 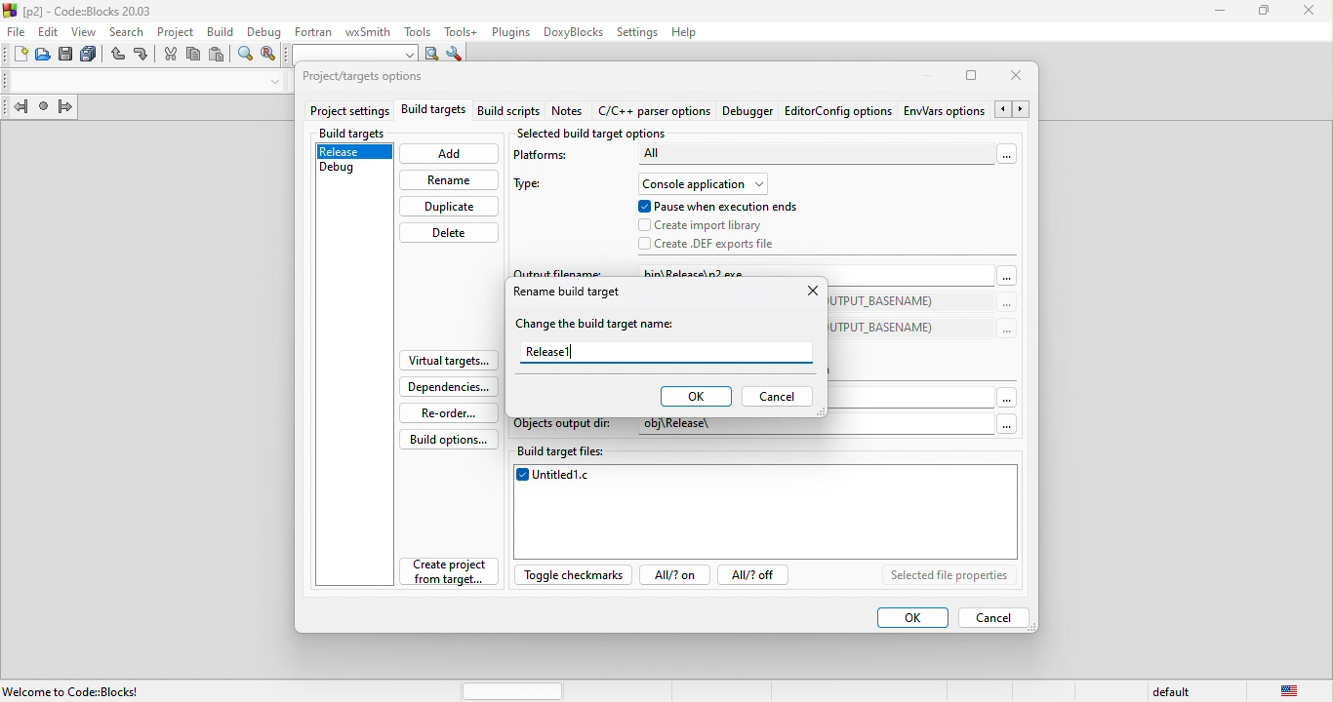 What do you see at coordinates (508, 32) in the screenshot?
I see `plugins` at bounding box center [508, 32].